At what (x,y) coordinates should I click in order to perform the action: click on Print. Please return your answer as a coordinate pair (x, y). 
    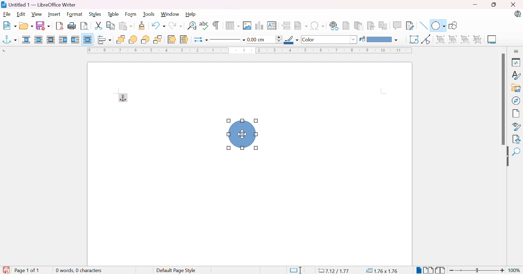
    Looking at the image, I should click on (72, 26).